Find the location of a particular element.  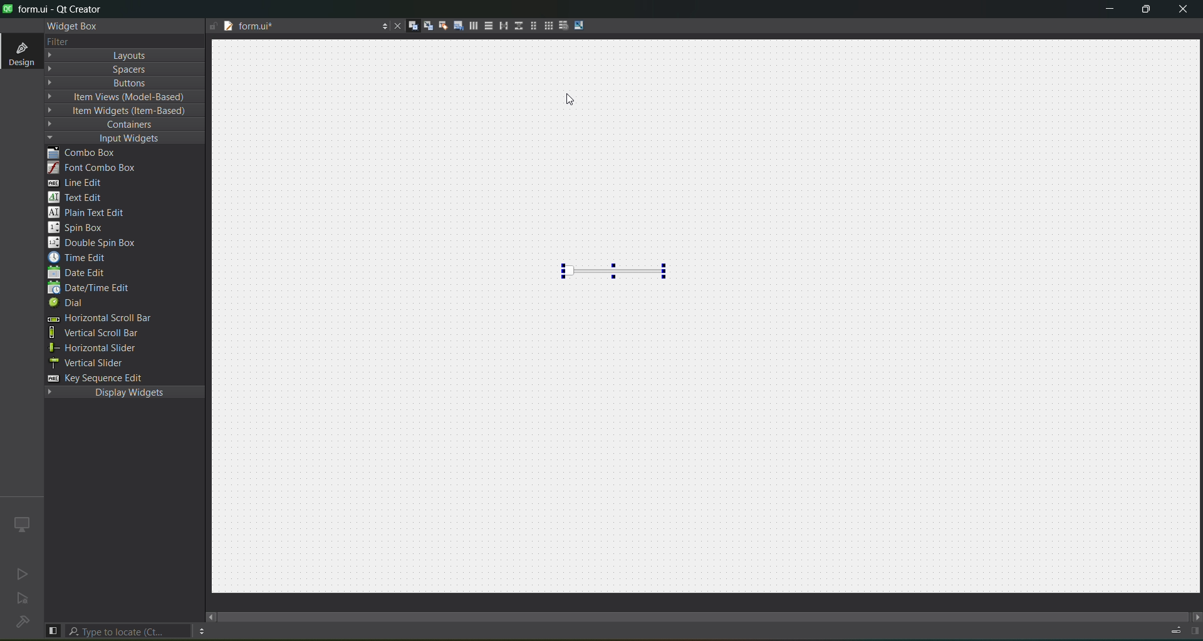

icon is located at coordinates (21, 523).